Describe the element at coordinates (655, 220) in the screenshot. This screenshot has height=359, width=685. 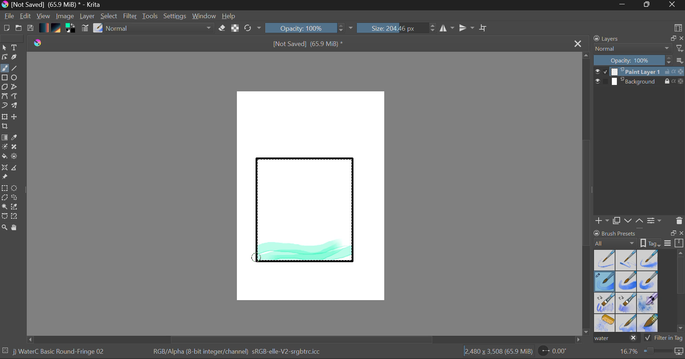
I see `Layer Settings` at that location.